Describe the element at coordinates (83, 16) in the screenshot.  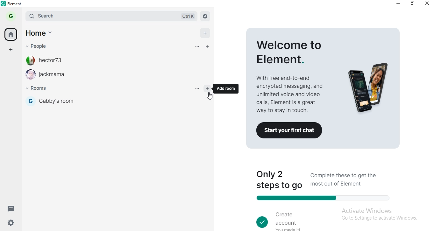
I see `search` at that location.